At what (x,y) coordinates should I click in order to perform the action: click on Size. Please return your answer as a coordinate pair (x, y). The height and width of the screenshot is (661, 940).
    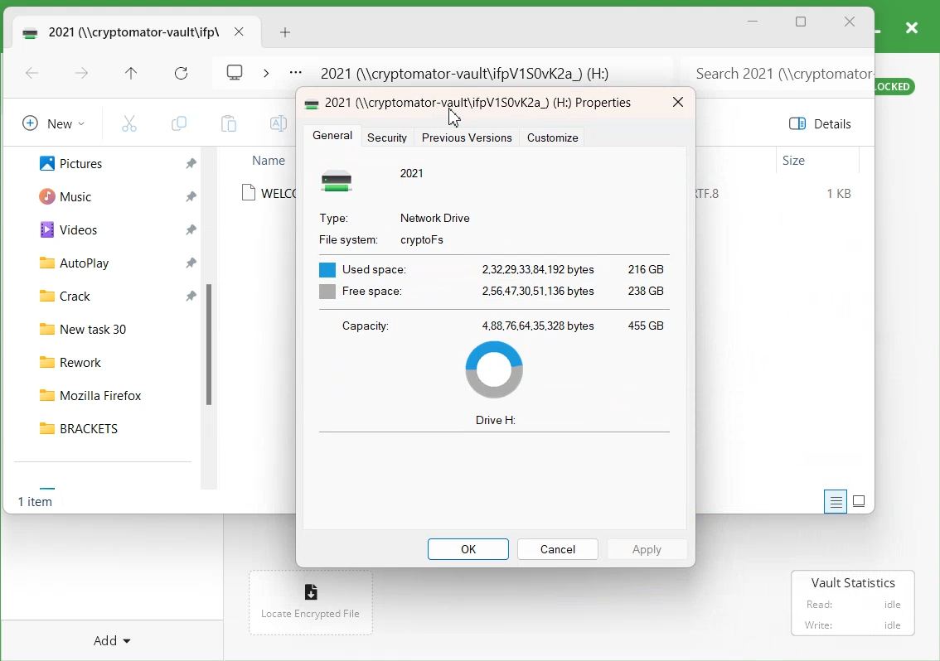
    Looking at the image, I should click on (795, 161).